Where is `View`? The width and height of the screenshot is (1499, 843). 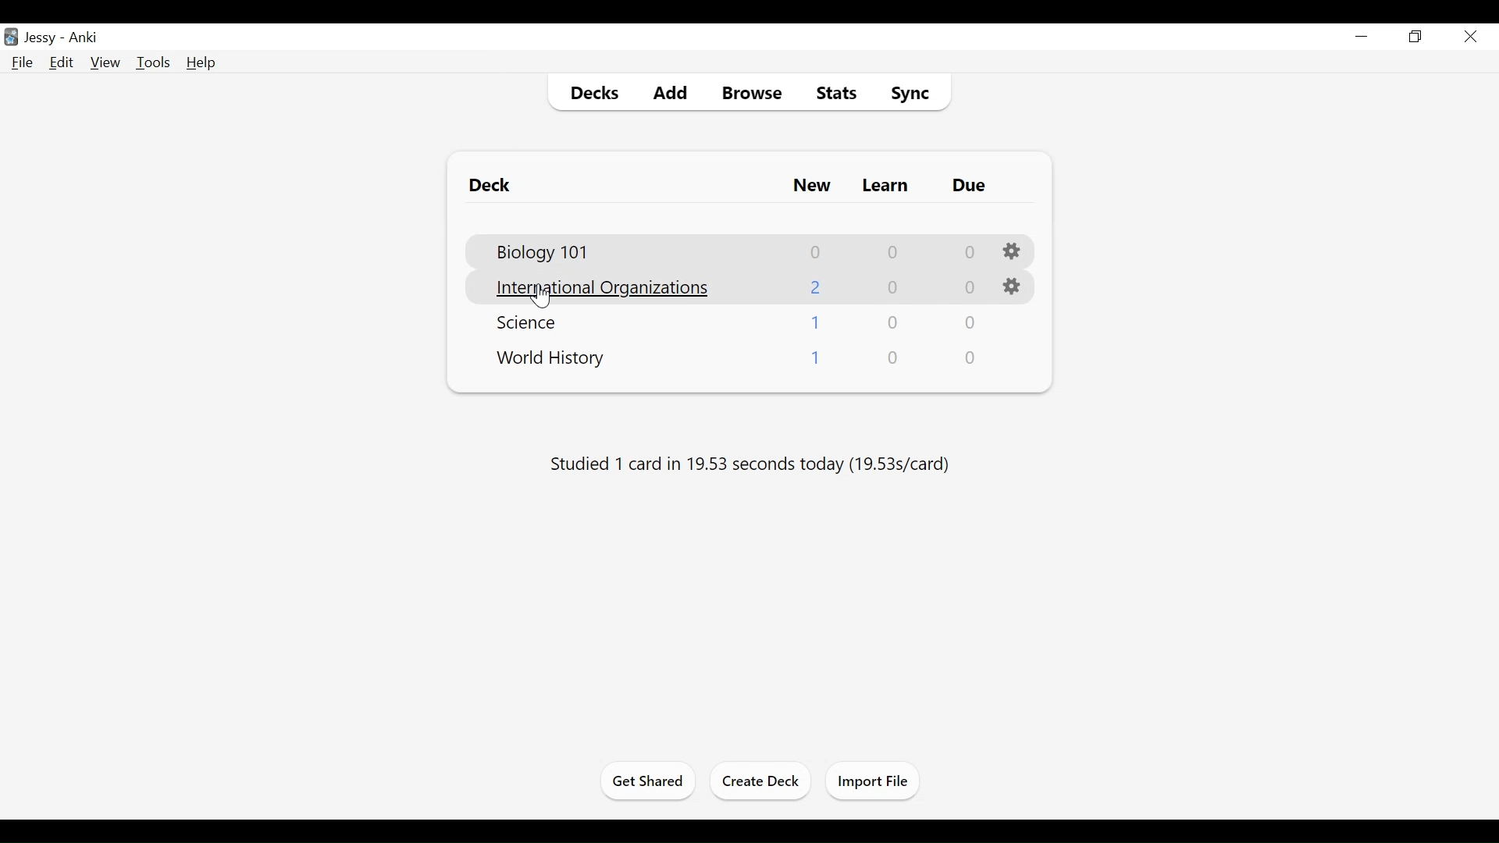 View is located at coordinates (106, 63).